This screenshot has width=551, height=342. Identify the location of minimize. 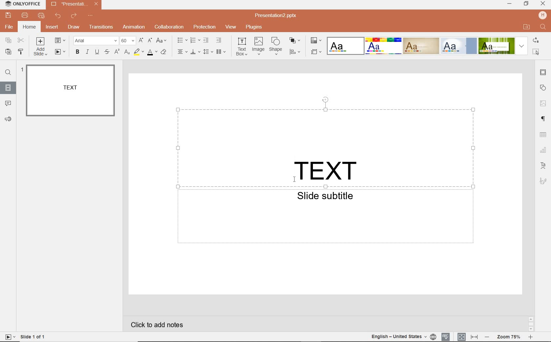
(509, 4).